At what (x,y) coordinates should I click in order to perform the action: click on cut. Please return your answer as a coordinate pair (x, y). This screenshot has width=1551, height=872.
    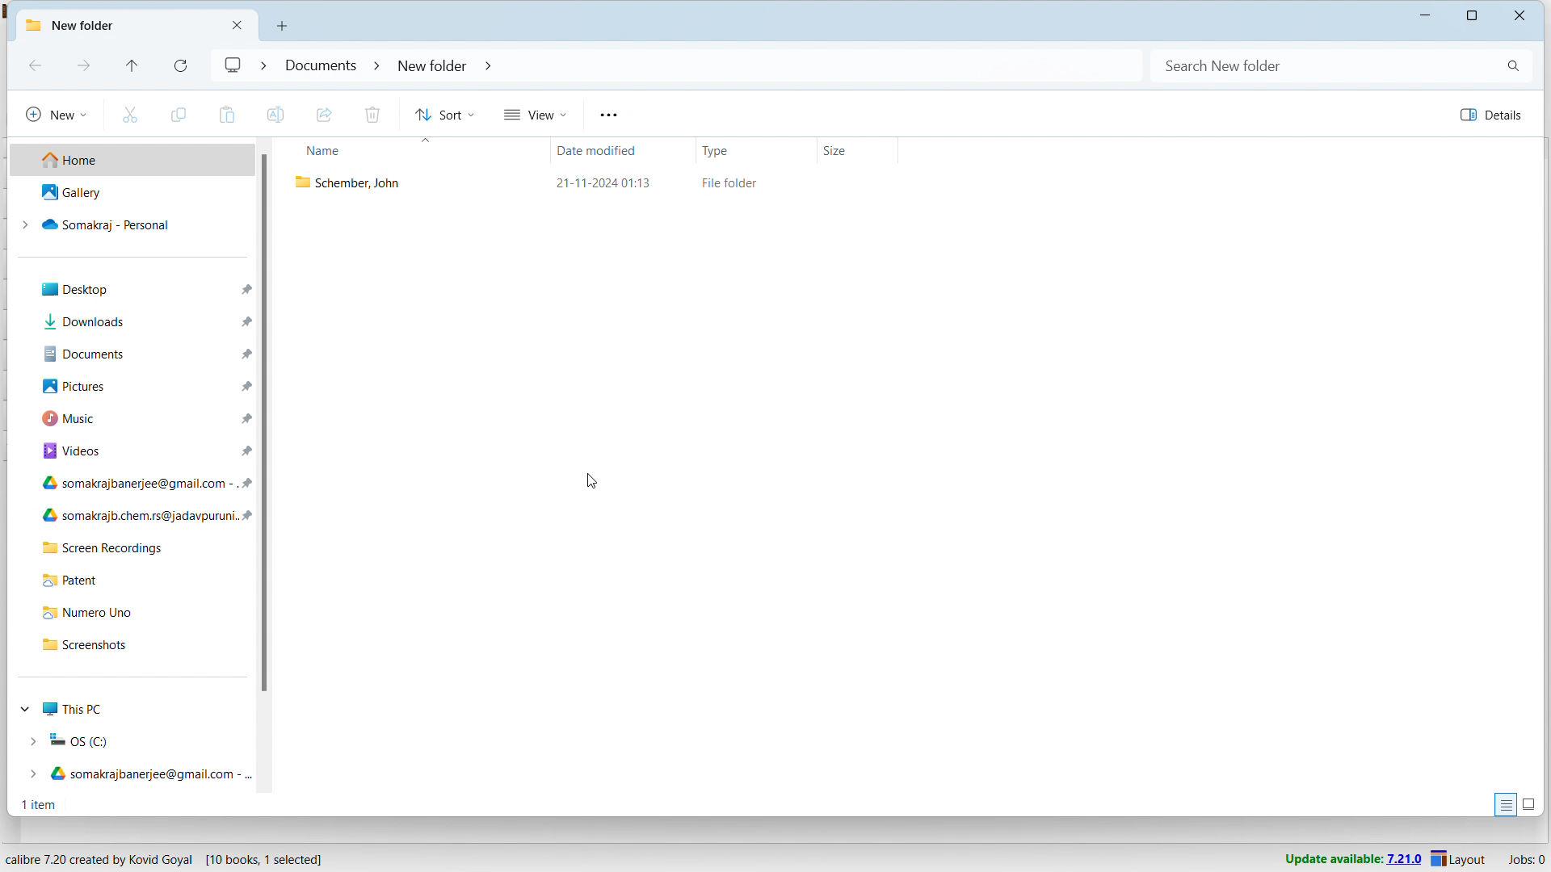
    Looking at the image, I should click on (132, 114).